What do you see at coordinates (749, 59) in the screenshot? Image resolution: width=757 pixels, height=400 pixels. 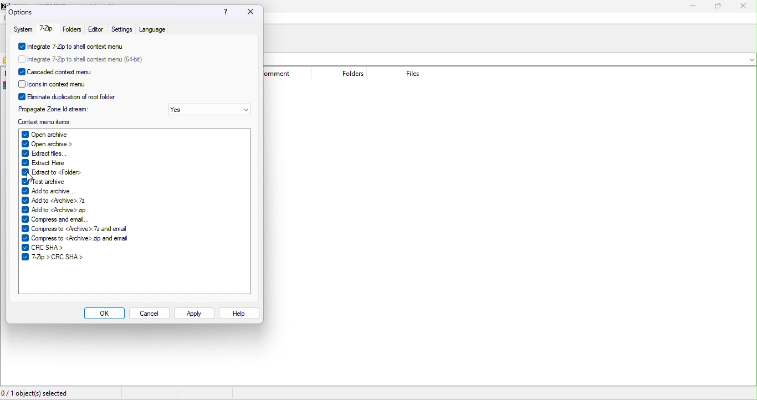 I see `drop down` at bounding box center [749, 59].